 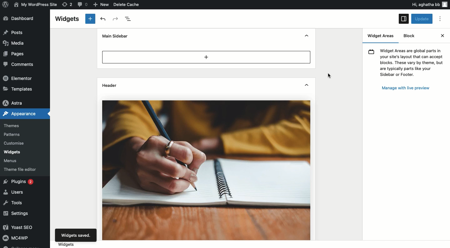 What do you see at coordinates (36, 4) in the screenshot?
I see `Name` at bounding box center [36, 4].